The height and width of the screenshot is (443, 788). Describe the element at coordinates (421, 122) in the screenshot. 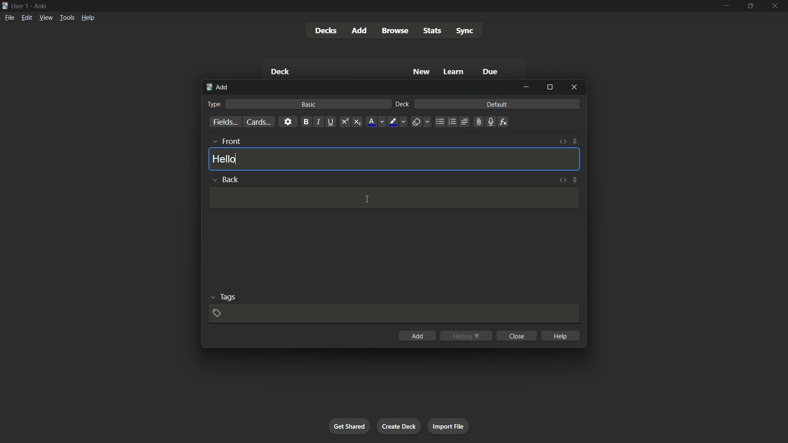

I see `remove formatting` at that location.